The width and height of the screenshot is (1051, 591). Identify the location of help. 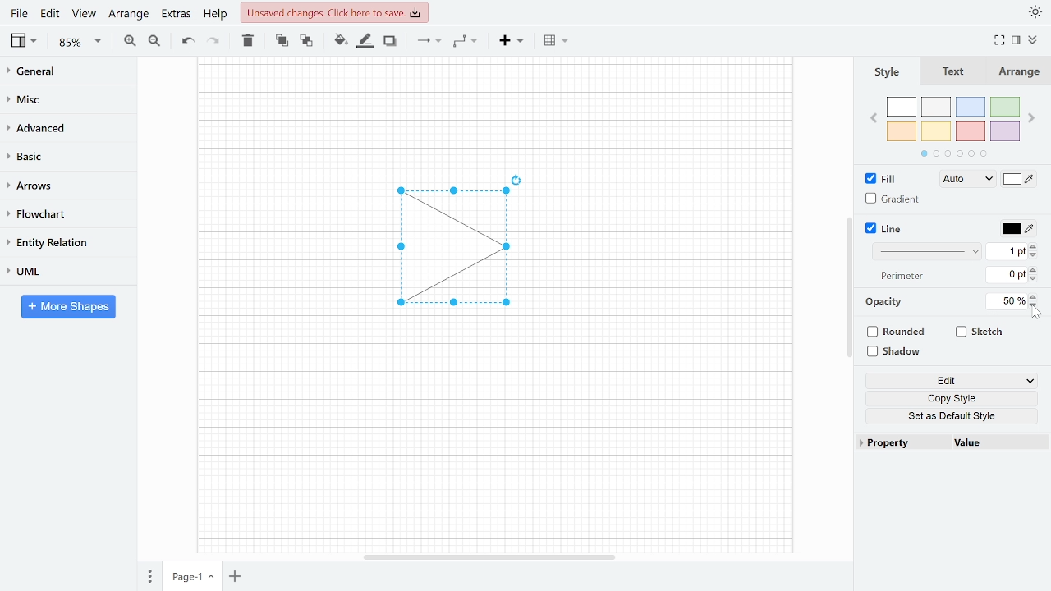
(217, 13).